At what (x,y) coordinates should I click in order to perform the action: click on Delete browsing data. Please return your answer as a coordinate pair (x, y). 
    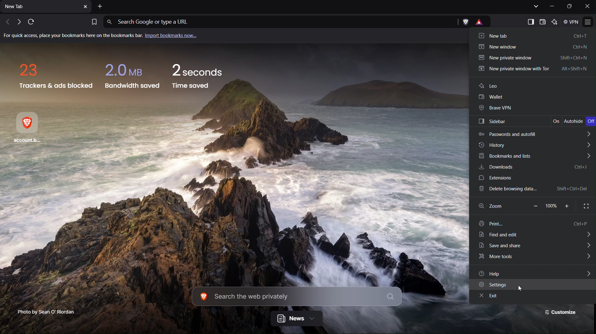
    Looking at the image, I should click on (532, 190).